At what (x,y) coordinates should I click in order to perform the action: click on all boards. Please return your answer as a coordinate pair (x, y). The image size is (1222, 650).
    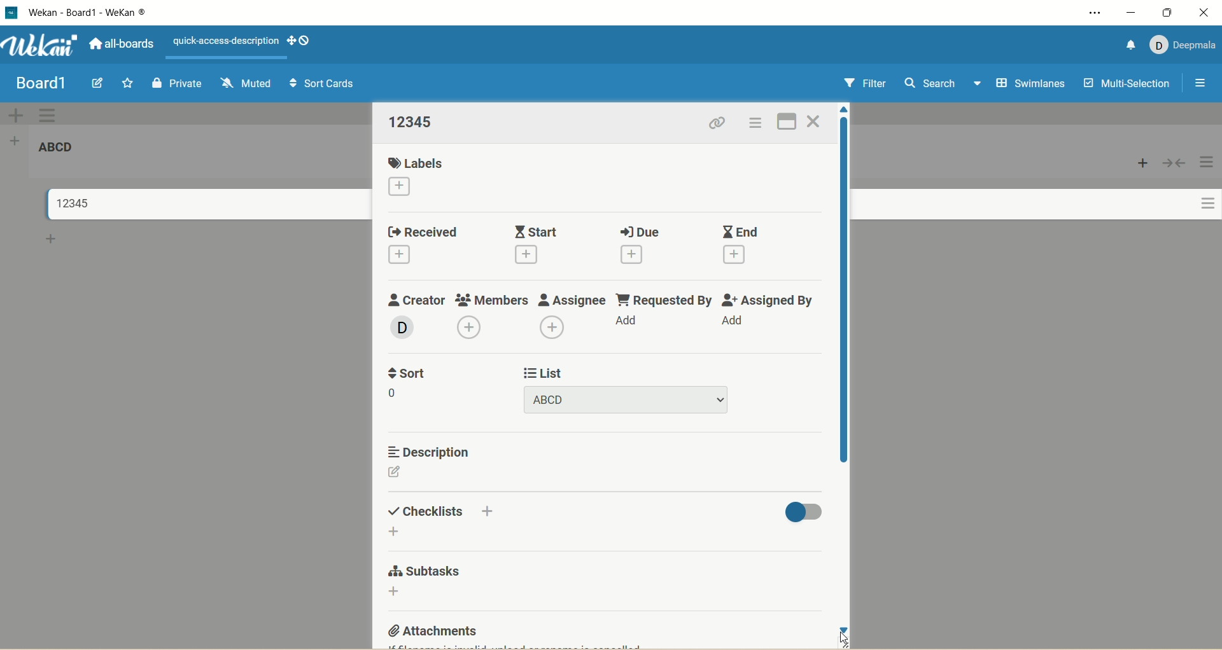
    Looking at the image, I should click on (120, 46).